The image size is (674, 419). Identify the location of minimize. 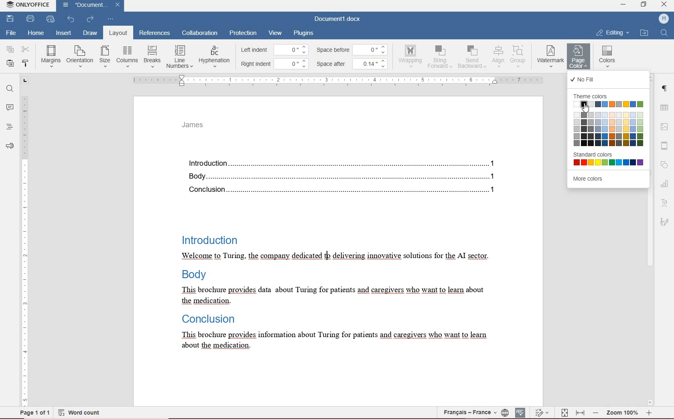
(623, 4).